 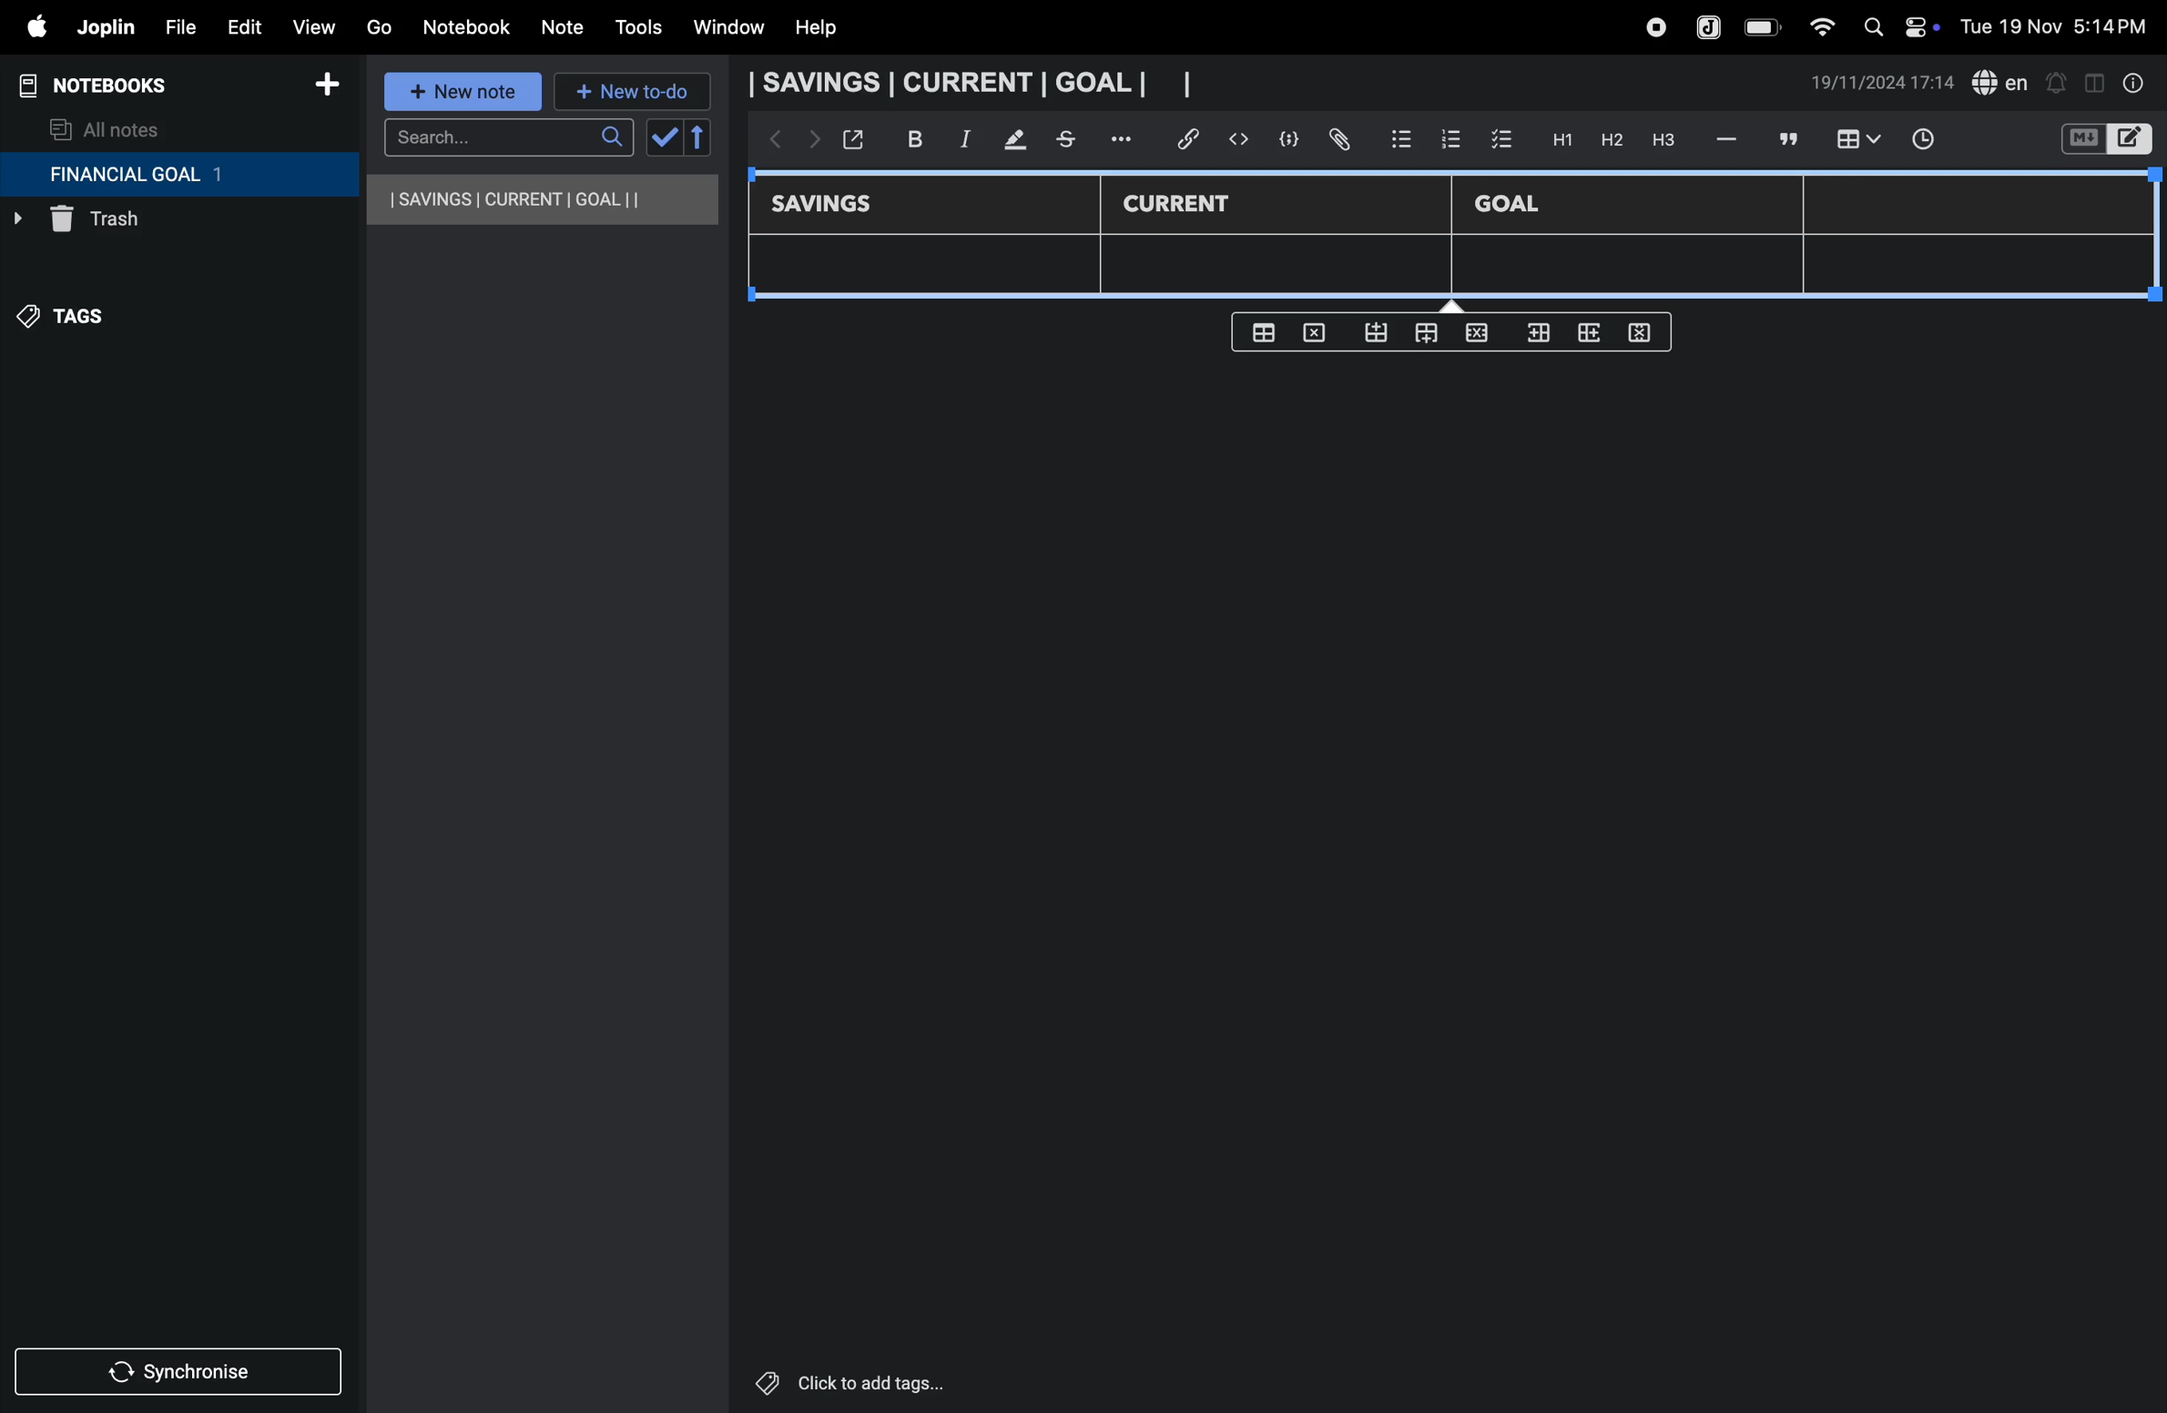 I want to click on delete rows, so click(x=1641, y=331).